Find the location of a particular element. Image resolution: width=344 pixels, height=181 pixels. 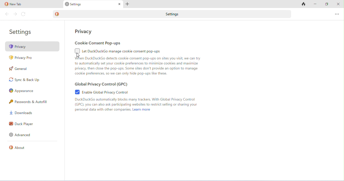

refresh is located at coordinates (24, 14).